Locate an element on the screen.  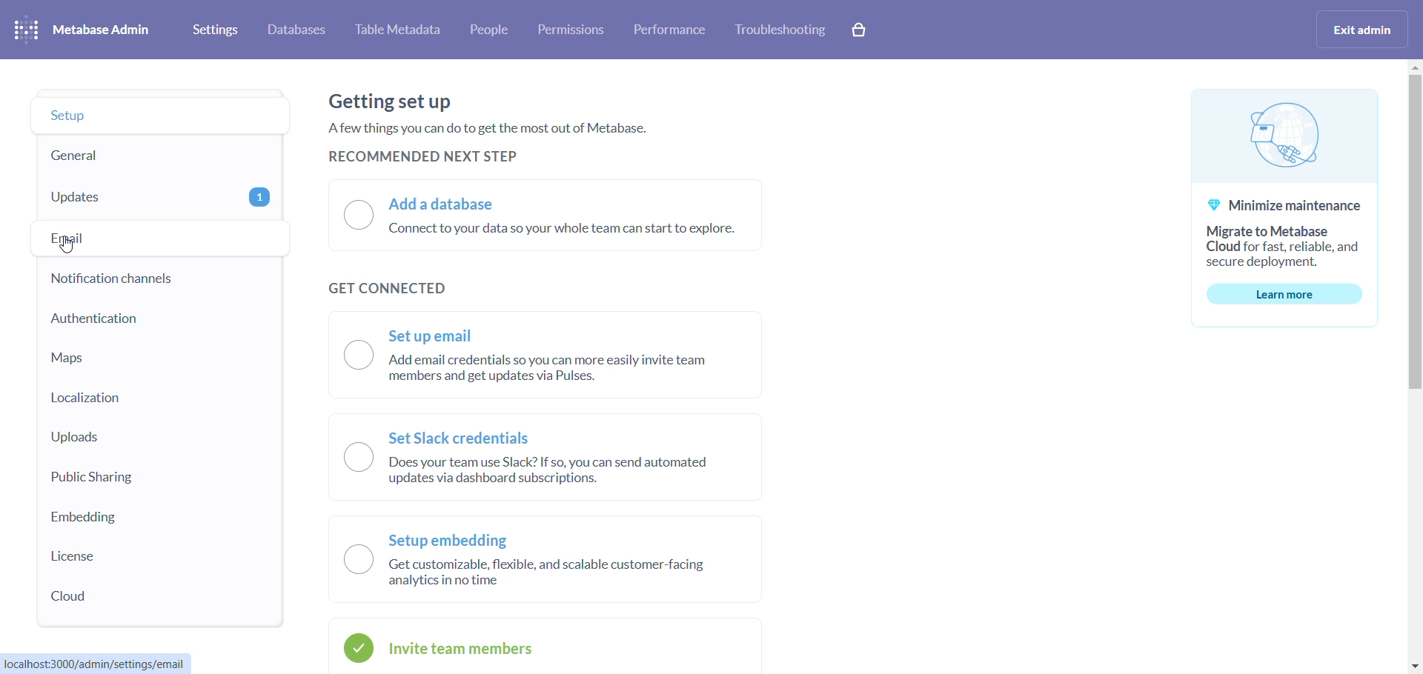
notification channel is located at coordinates (135, 280).